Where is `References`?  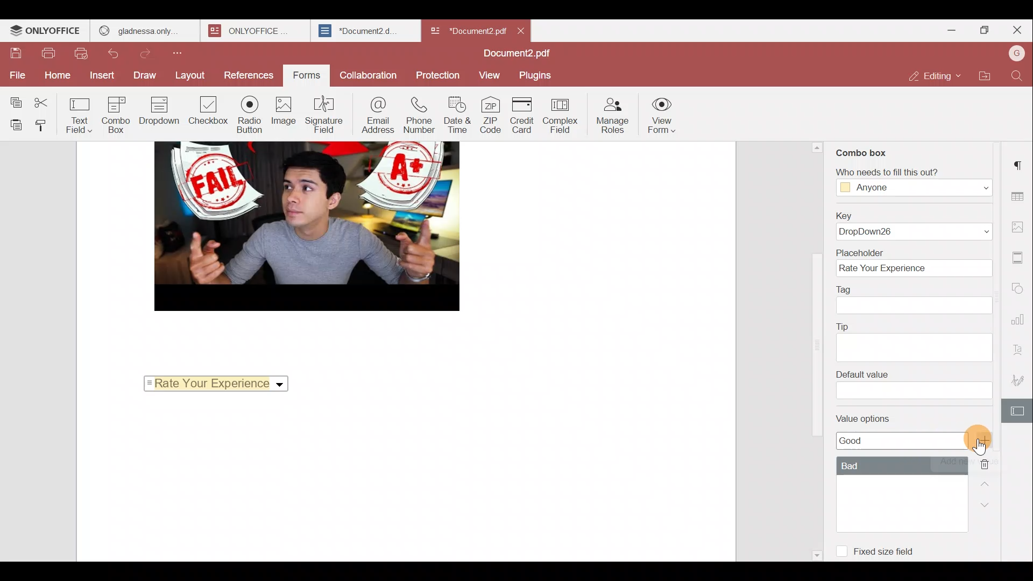 References is located at coordinates (246, 74).